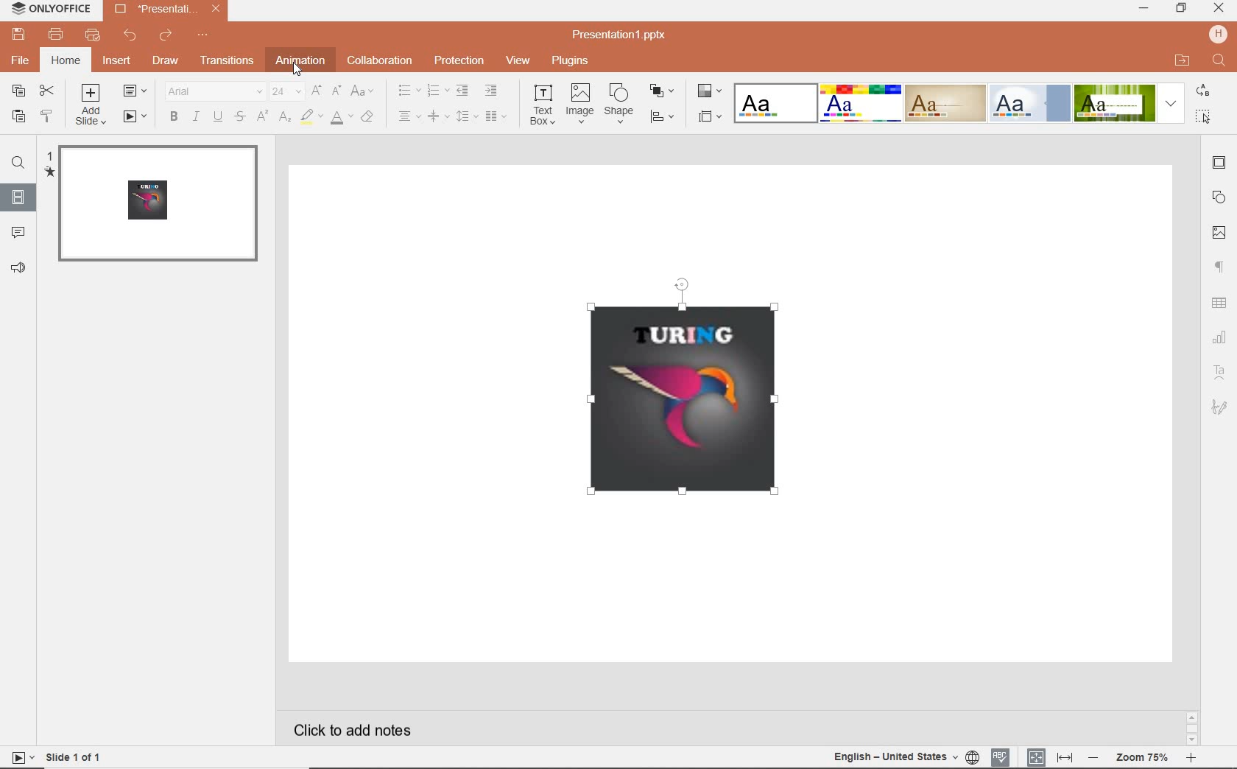 This screenshot has width=1237, height=769. Describe the element at coordinates (47, 91) in the screenshot. I see `cut` at that location.